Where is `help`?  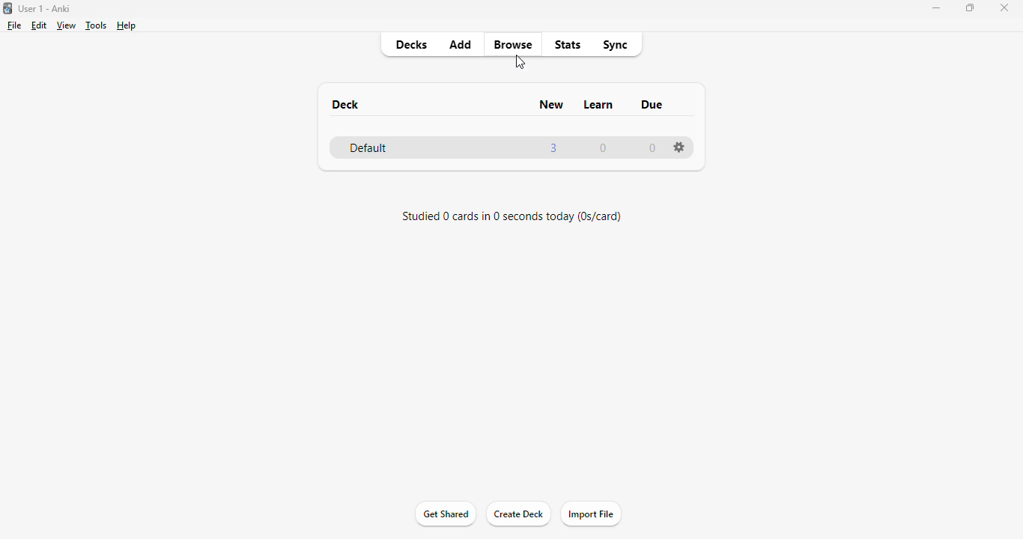 help is located at coordinates (127, 26).